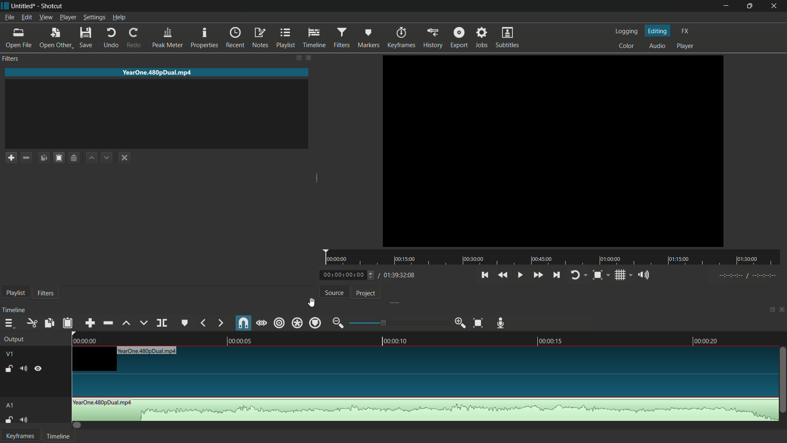 This screenshot has height=443, width=787. Describe the element at coordinates (127, 324) in the screenshot. I see `lift` at that location.